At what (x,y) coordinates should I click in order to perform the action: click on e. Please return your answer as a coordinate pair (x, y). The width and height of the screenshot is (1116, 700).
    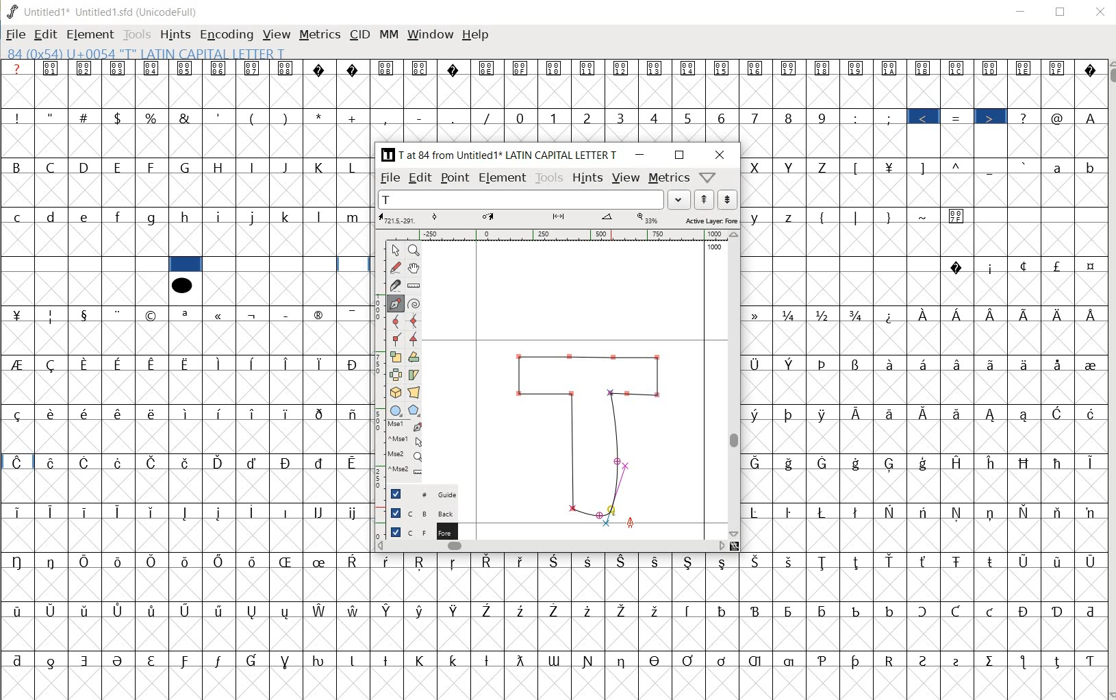
    Looking at the image, I should click on (86, 217).